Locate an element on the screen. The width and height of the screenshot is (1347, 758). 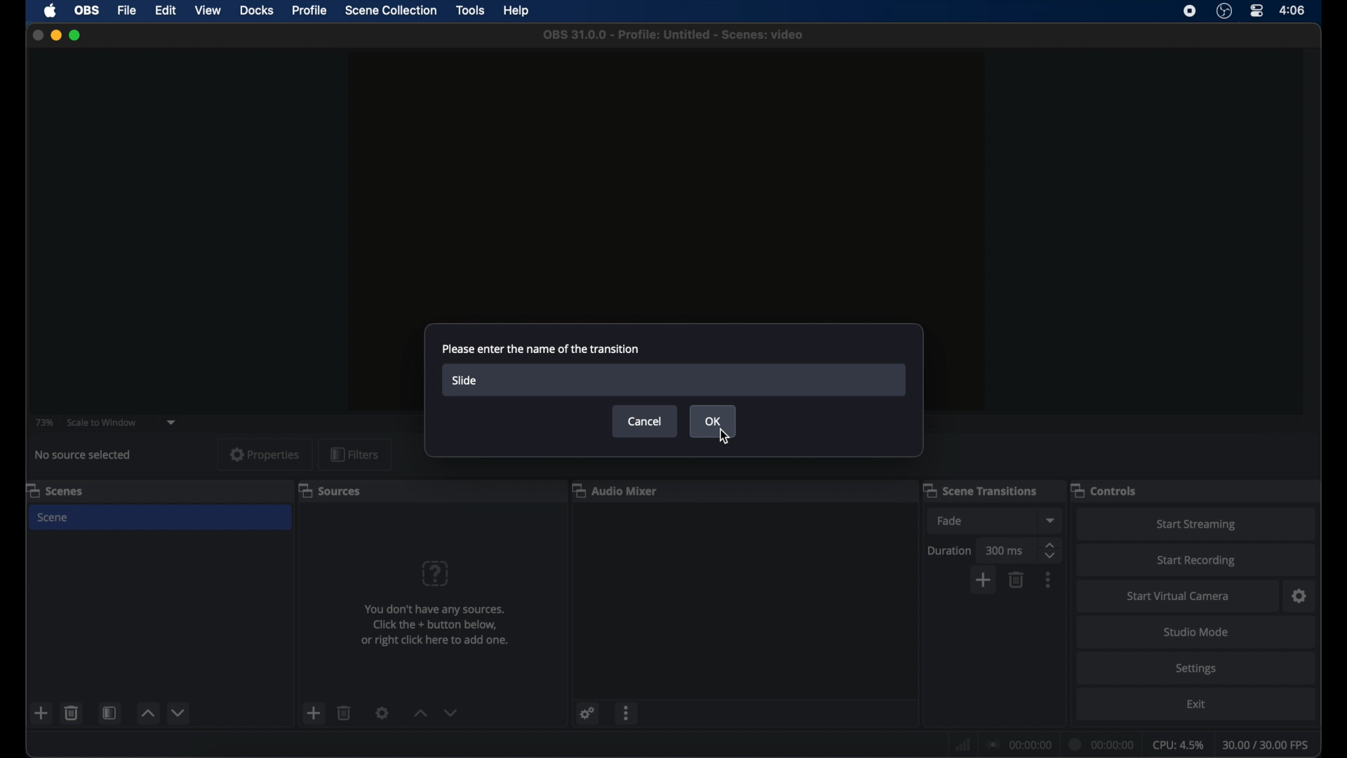
docks is located at coordinates (257, 11).